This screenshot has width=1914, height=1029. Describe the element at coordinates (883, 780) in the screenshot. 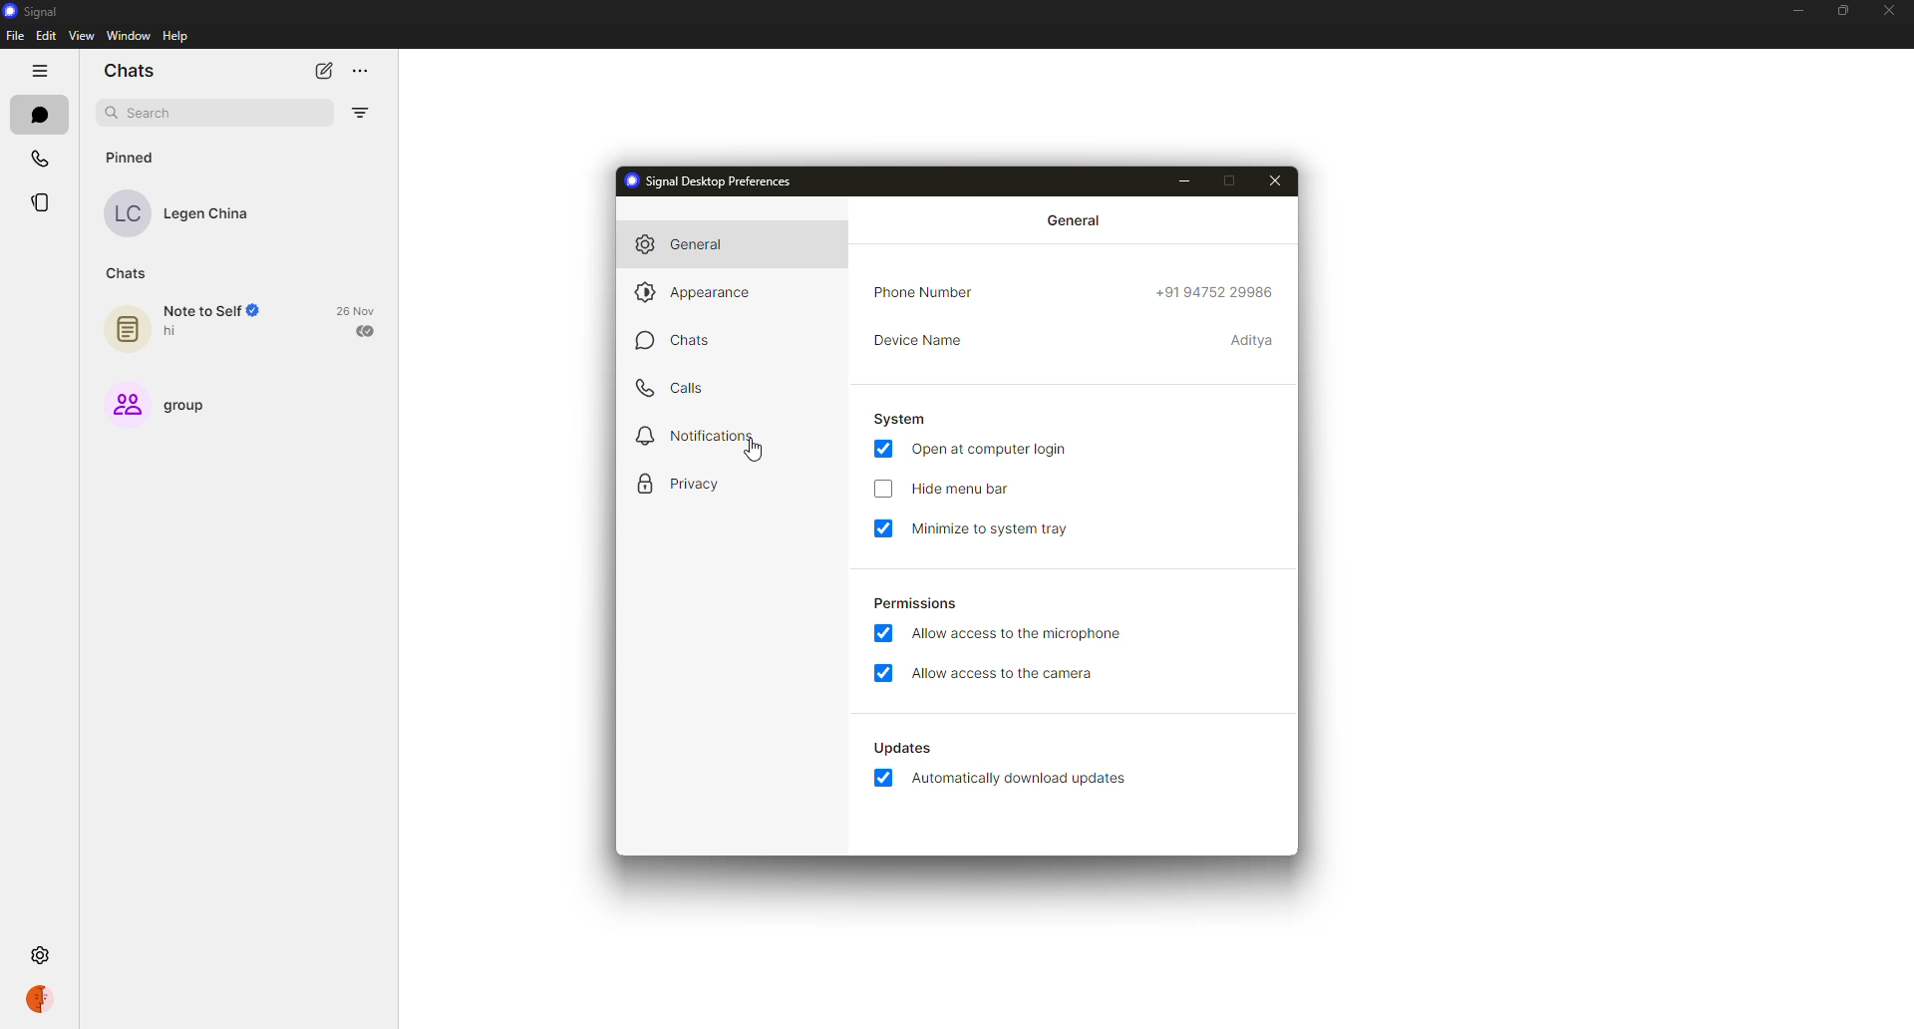

I see `enabled` at that location.